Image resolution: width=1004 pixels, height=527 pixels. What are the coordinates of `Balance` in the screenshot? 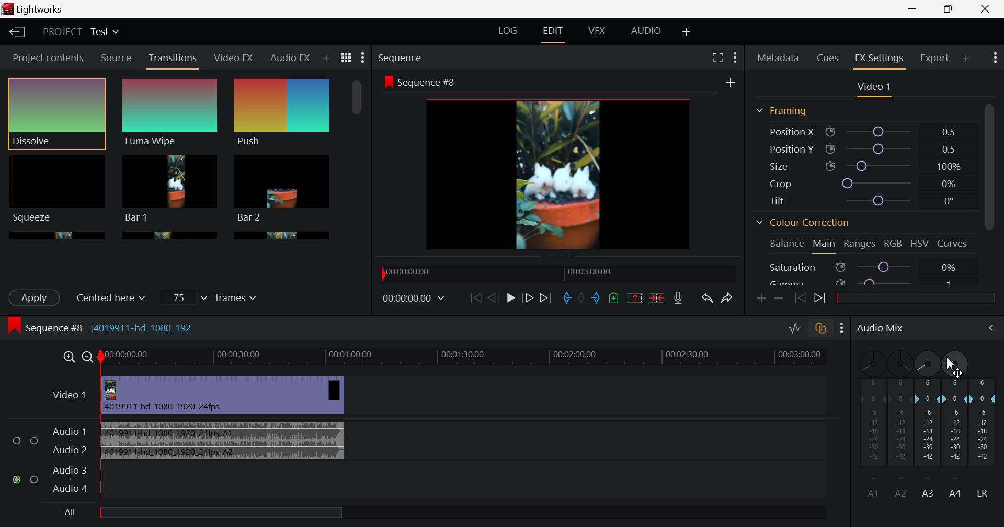 It's located at (785, 244).